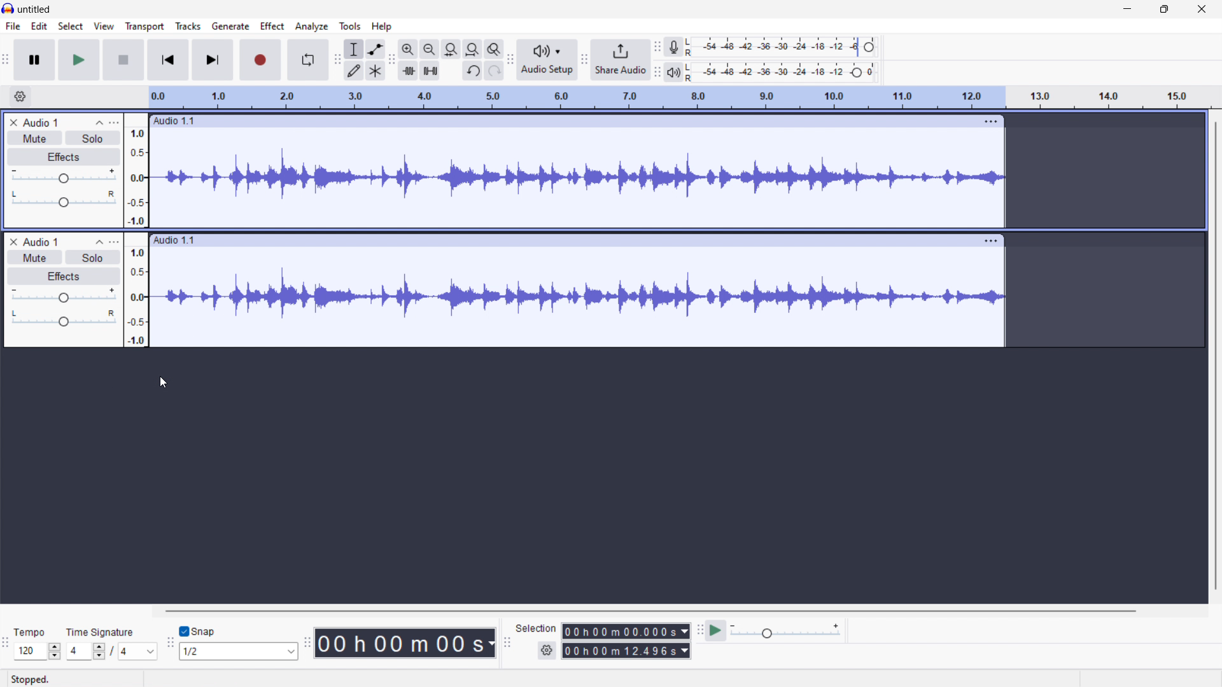 Image resolution: width=1222 pixels, height=687 pixels. What do you see at coordinates (657, 46) in the screenshot?
I see `recording meter toolbar` at bounding box center [657, 46].